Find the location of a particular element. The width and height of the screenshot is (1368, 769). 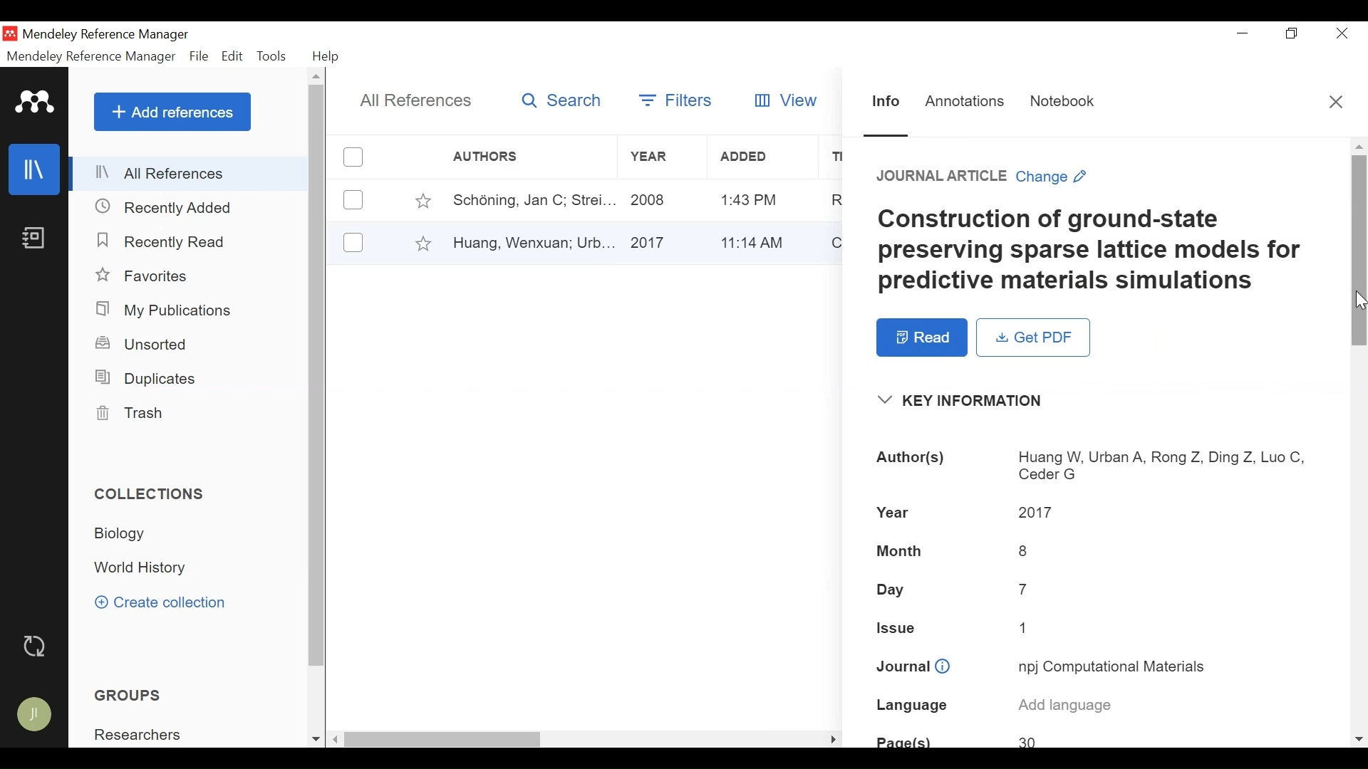

Groups is located at coordinates (131, 696).